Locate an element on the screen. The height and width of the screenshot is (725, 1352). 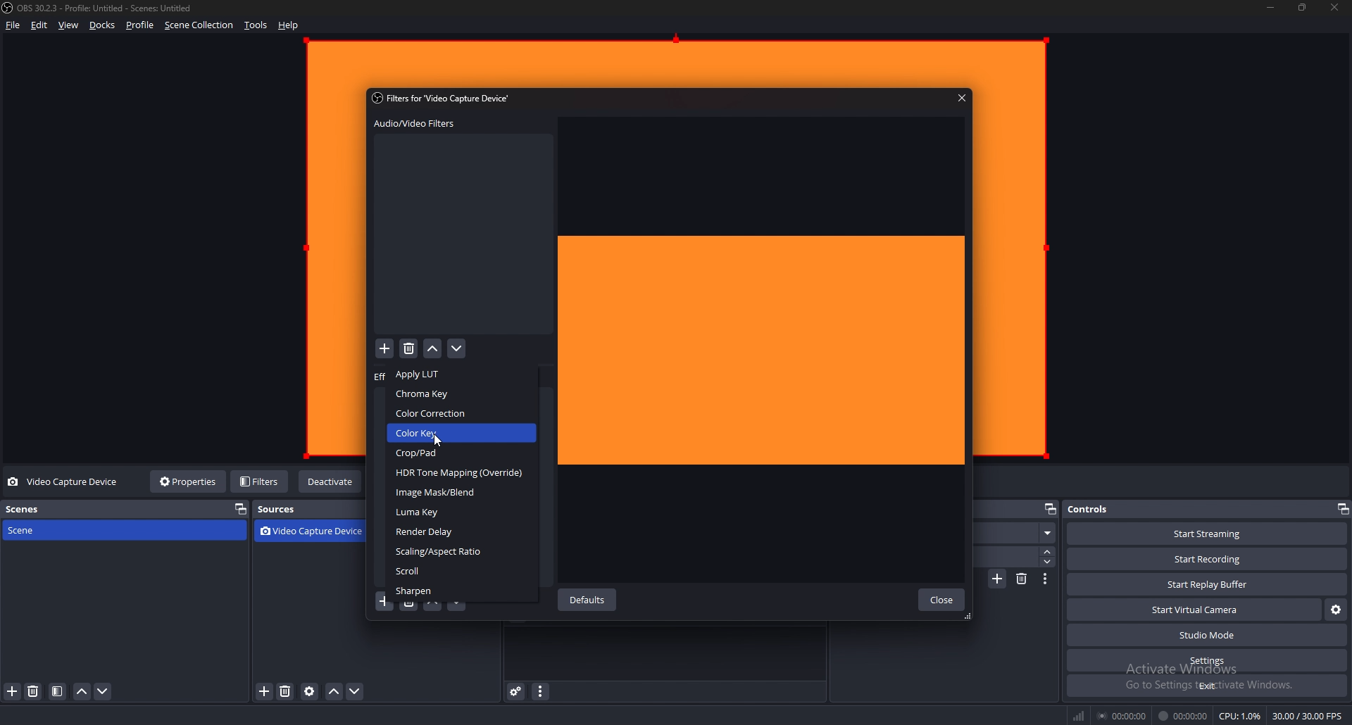
move source up is located at coordinates (334, 693).